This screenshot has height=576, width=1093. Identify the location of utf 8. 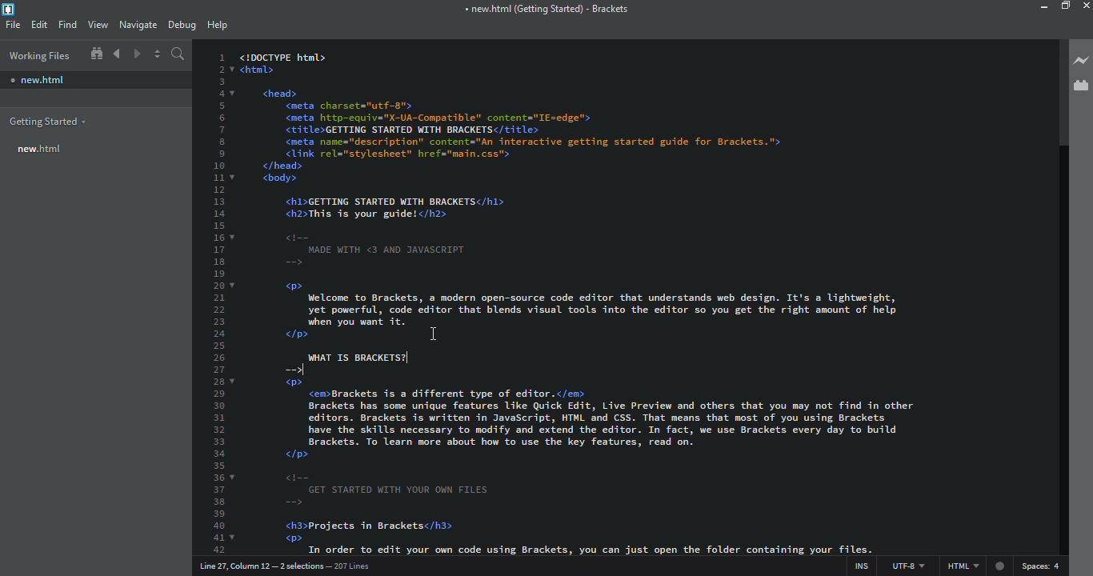
(907, 563).